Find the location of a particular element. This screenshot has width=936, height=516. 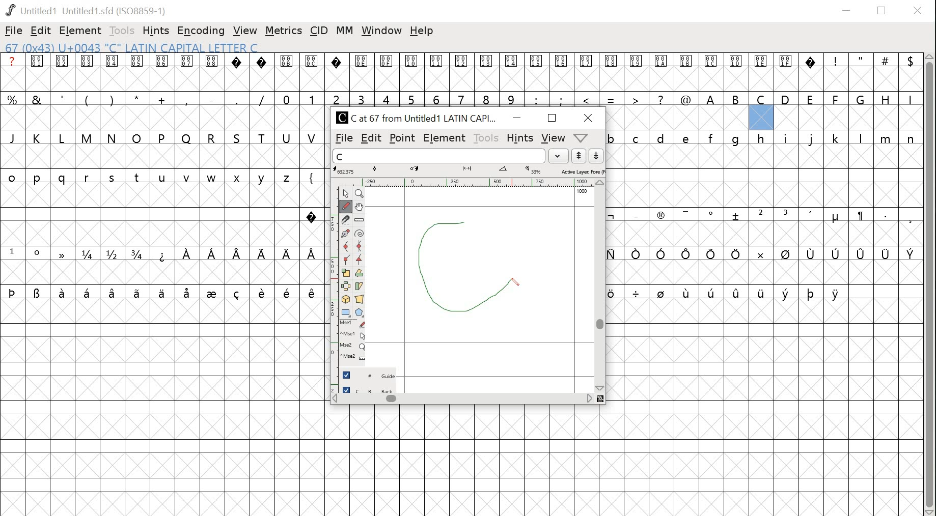

minimize is located at coordinates (848, 9).